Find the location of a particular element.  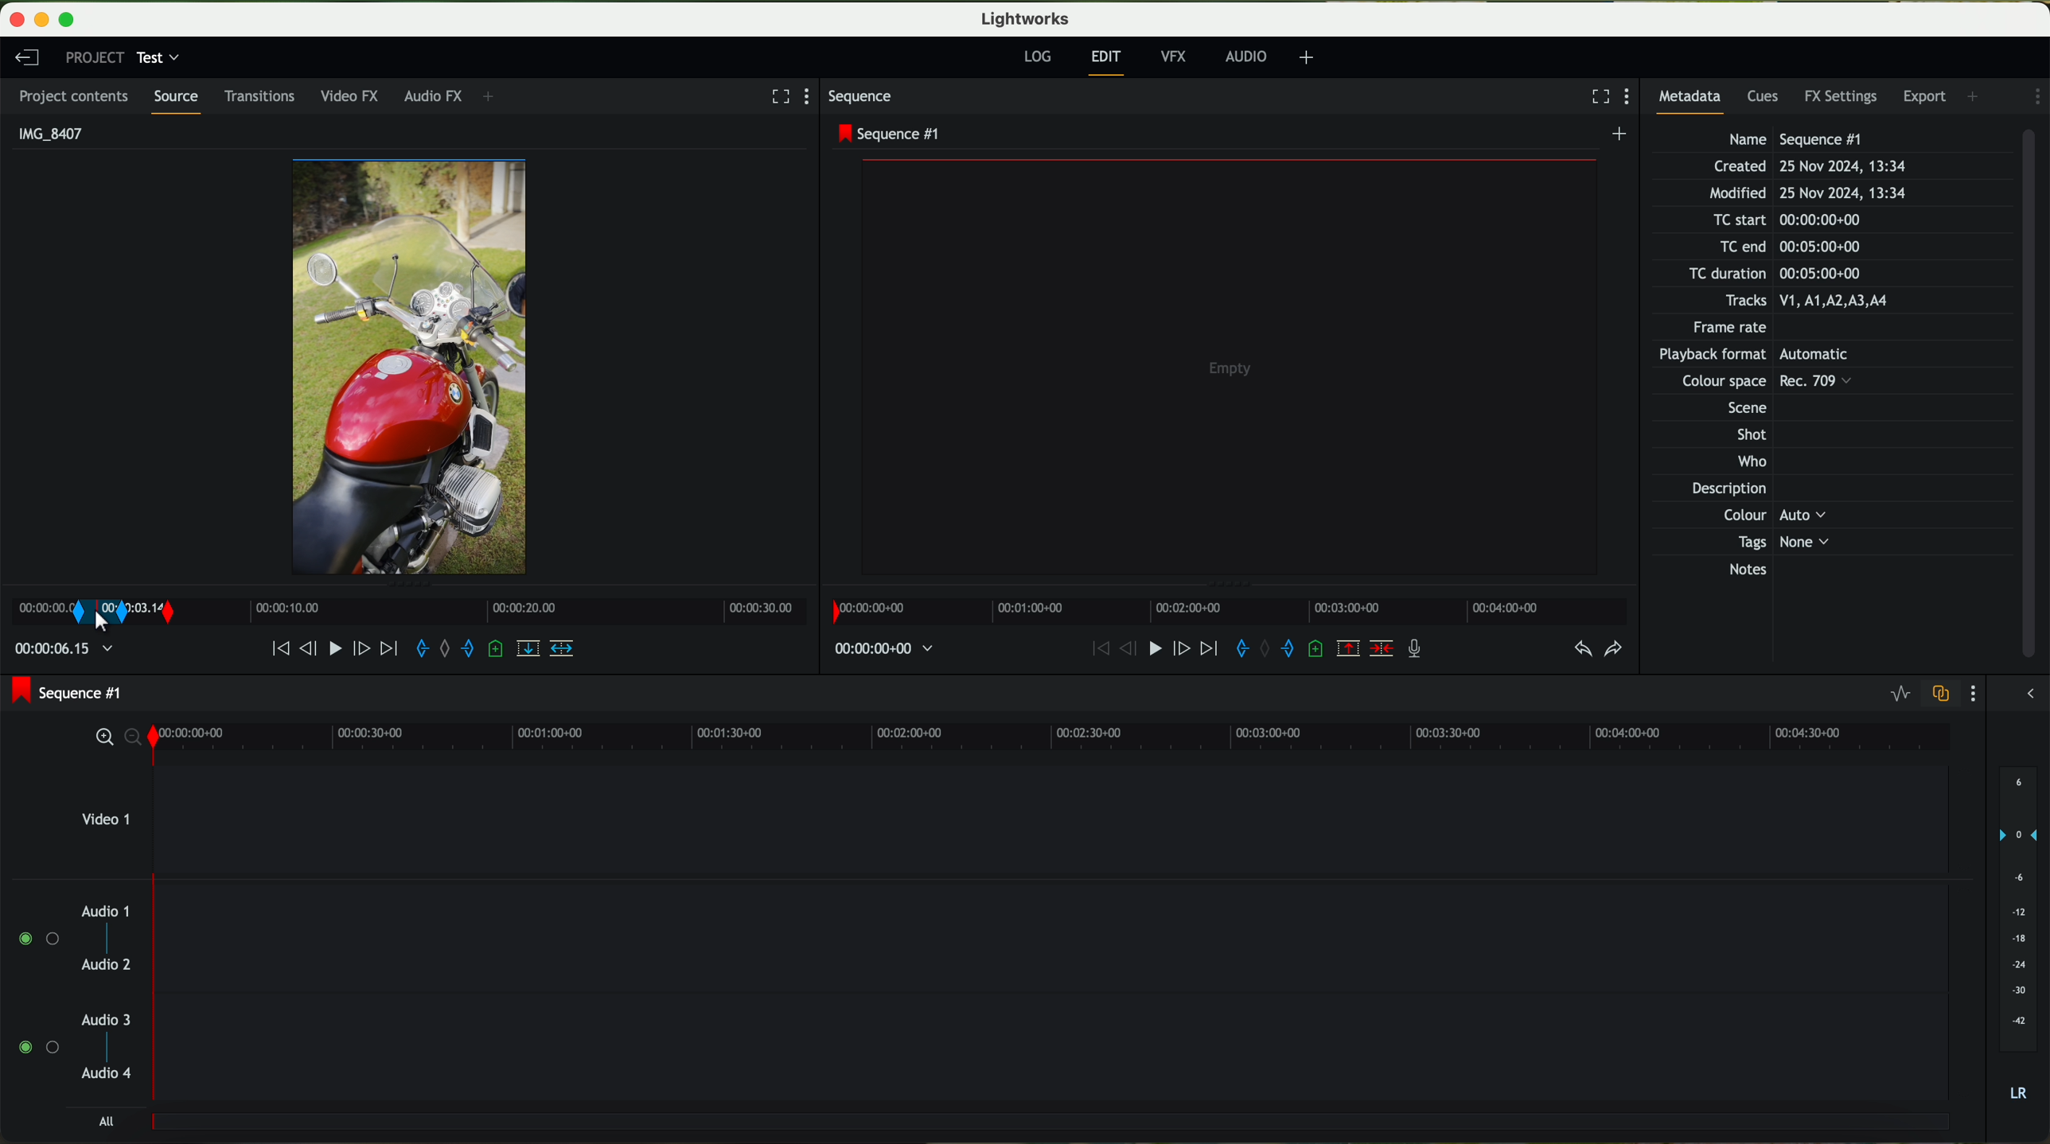

Frame rate is located at coordinates (1734, 330).